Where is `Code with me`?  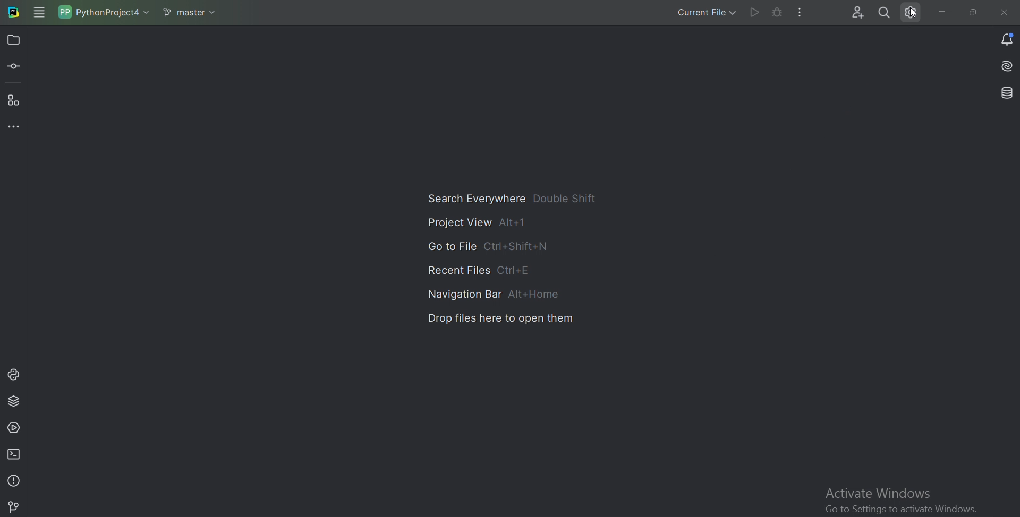
Code with me is located at coordinates (852, 14).